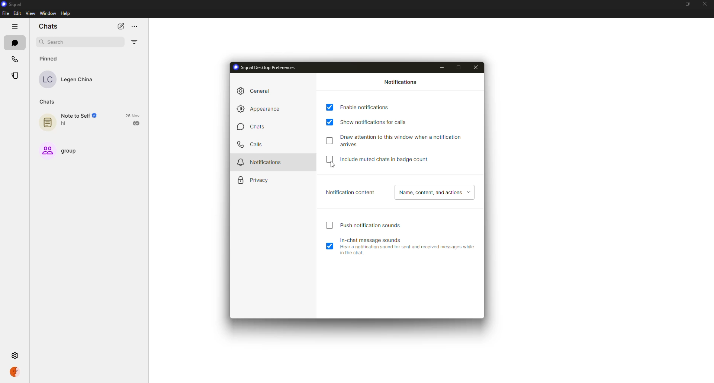 Image resolution: width=714 pixels, height=383 pixels. Describe the element at coordinates (331, 246) in the screenshot. I see `enabled` at that location.